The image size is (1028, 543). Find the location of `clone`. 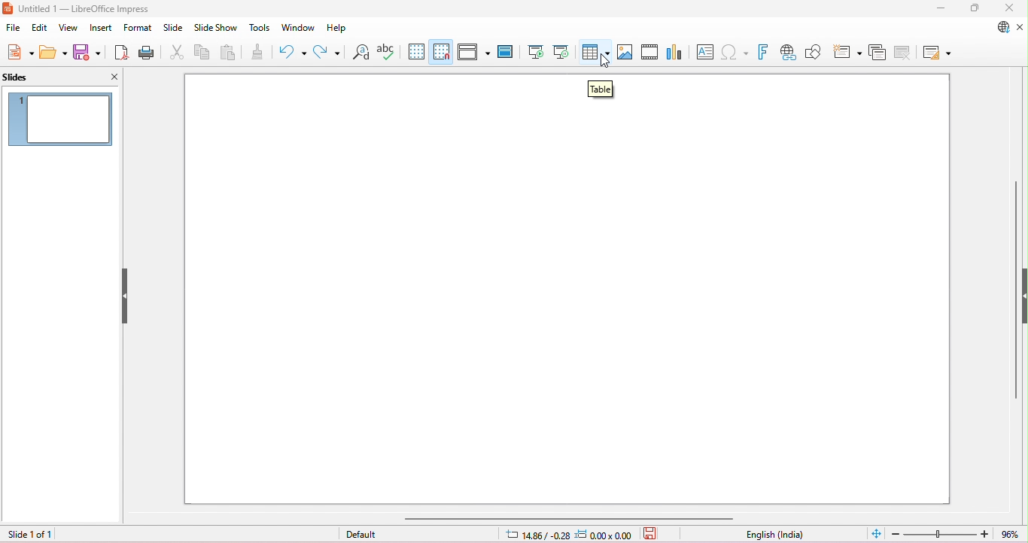

clone is located at coordinates (257, 51).